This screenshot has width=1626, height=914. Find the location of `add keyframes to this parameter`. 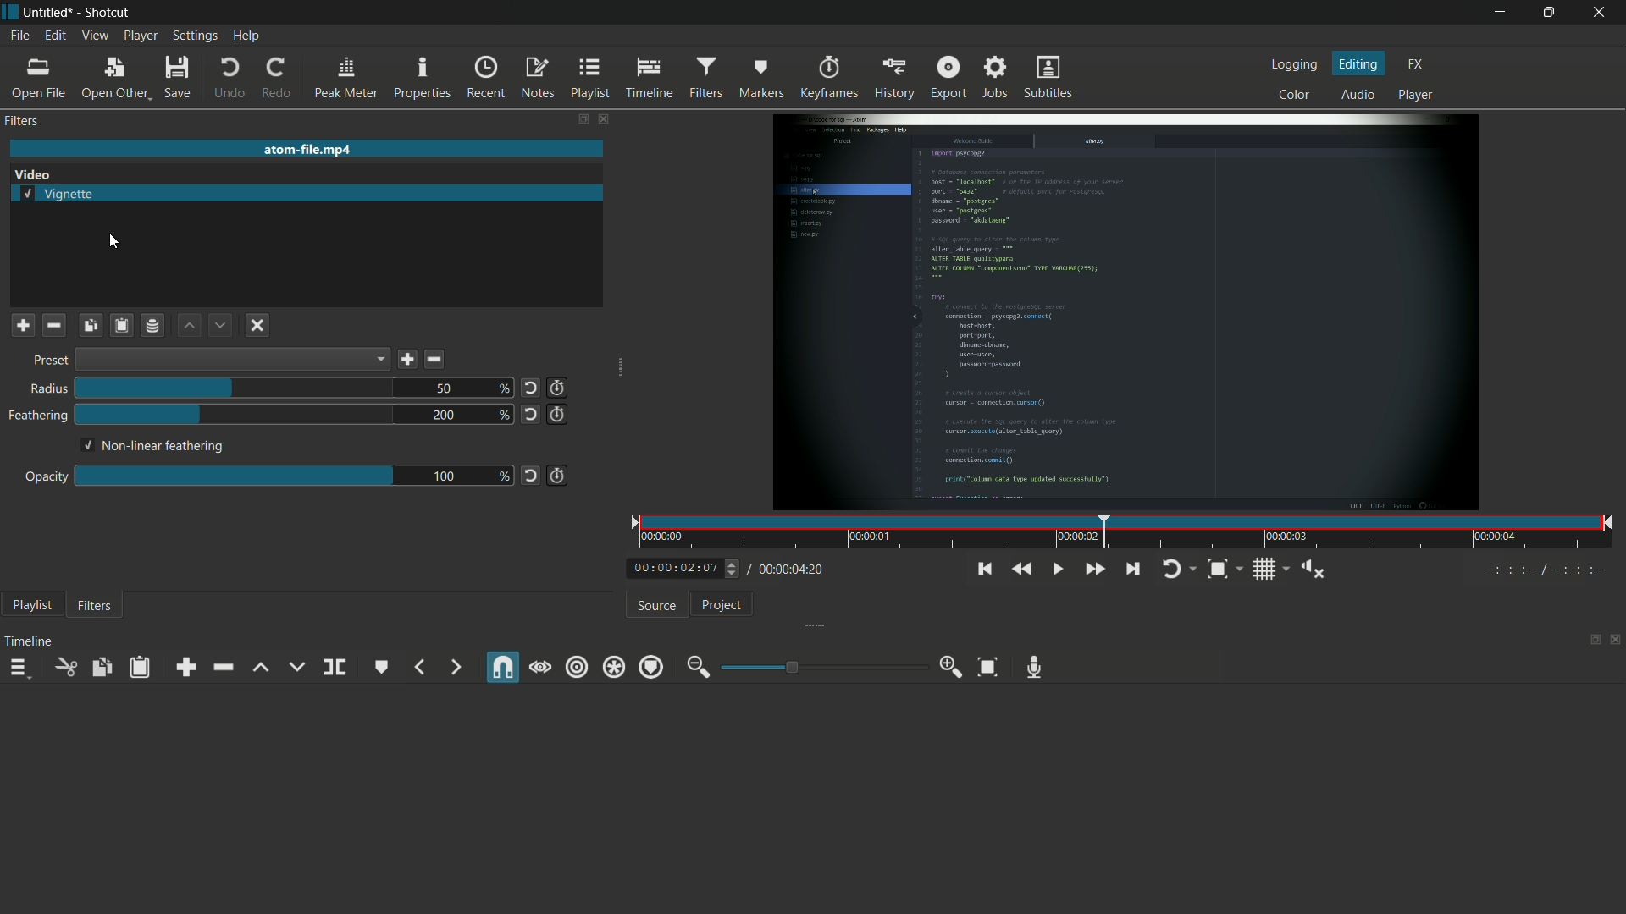

add keyframes to this parameter is located at coordinates (556, 476).